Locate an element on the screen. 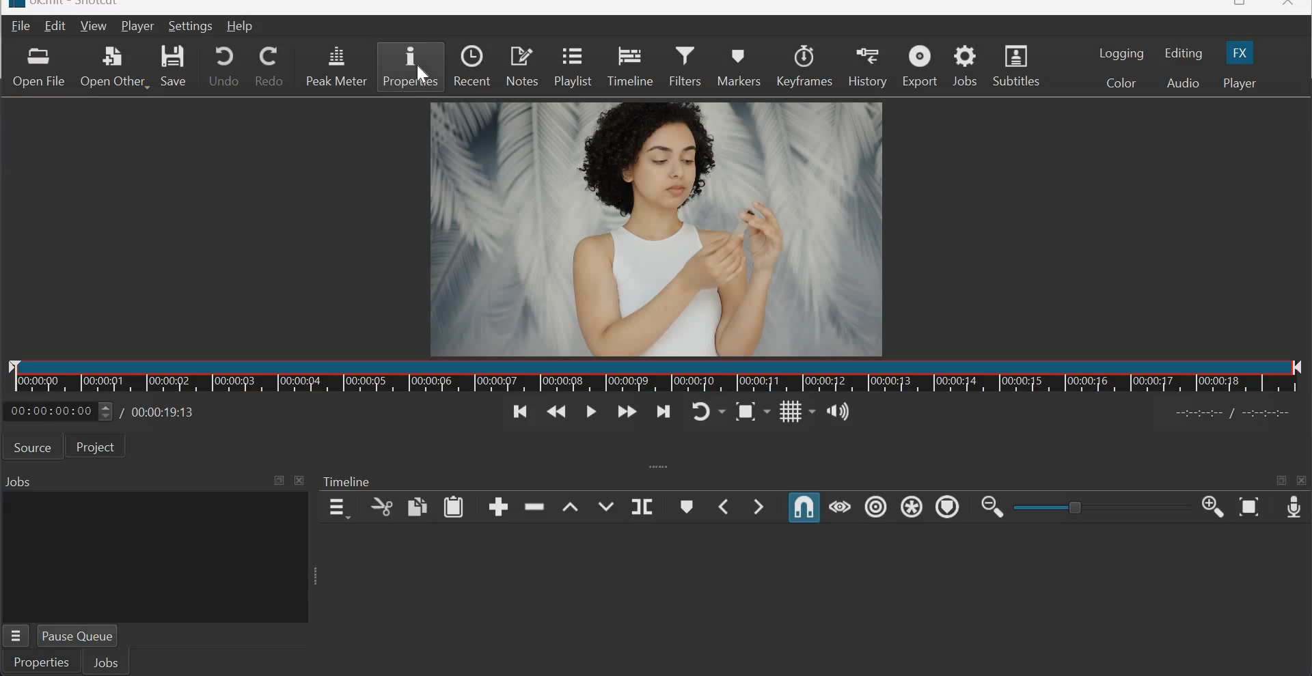 The width and height of the screenshot is (1312, 676). Project is located at coordinates (100, 447).